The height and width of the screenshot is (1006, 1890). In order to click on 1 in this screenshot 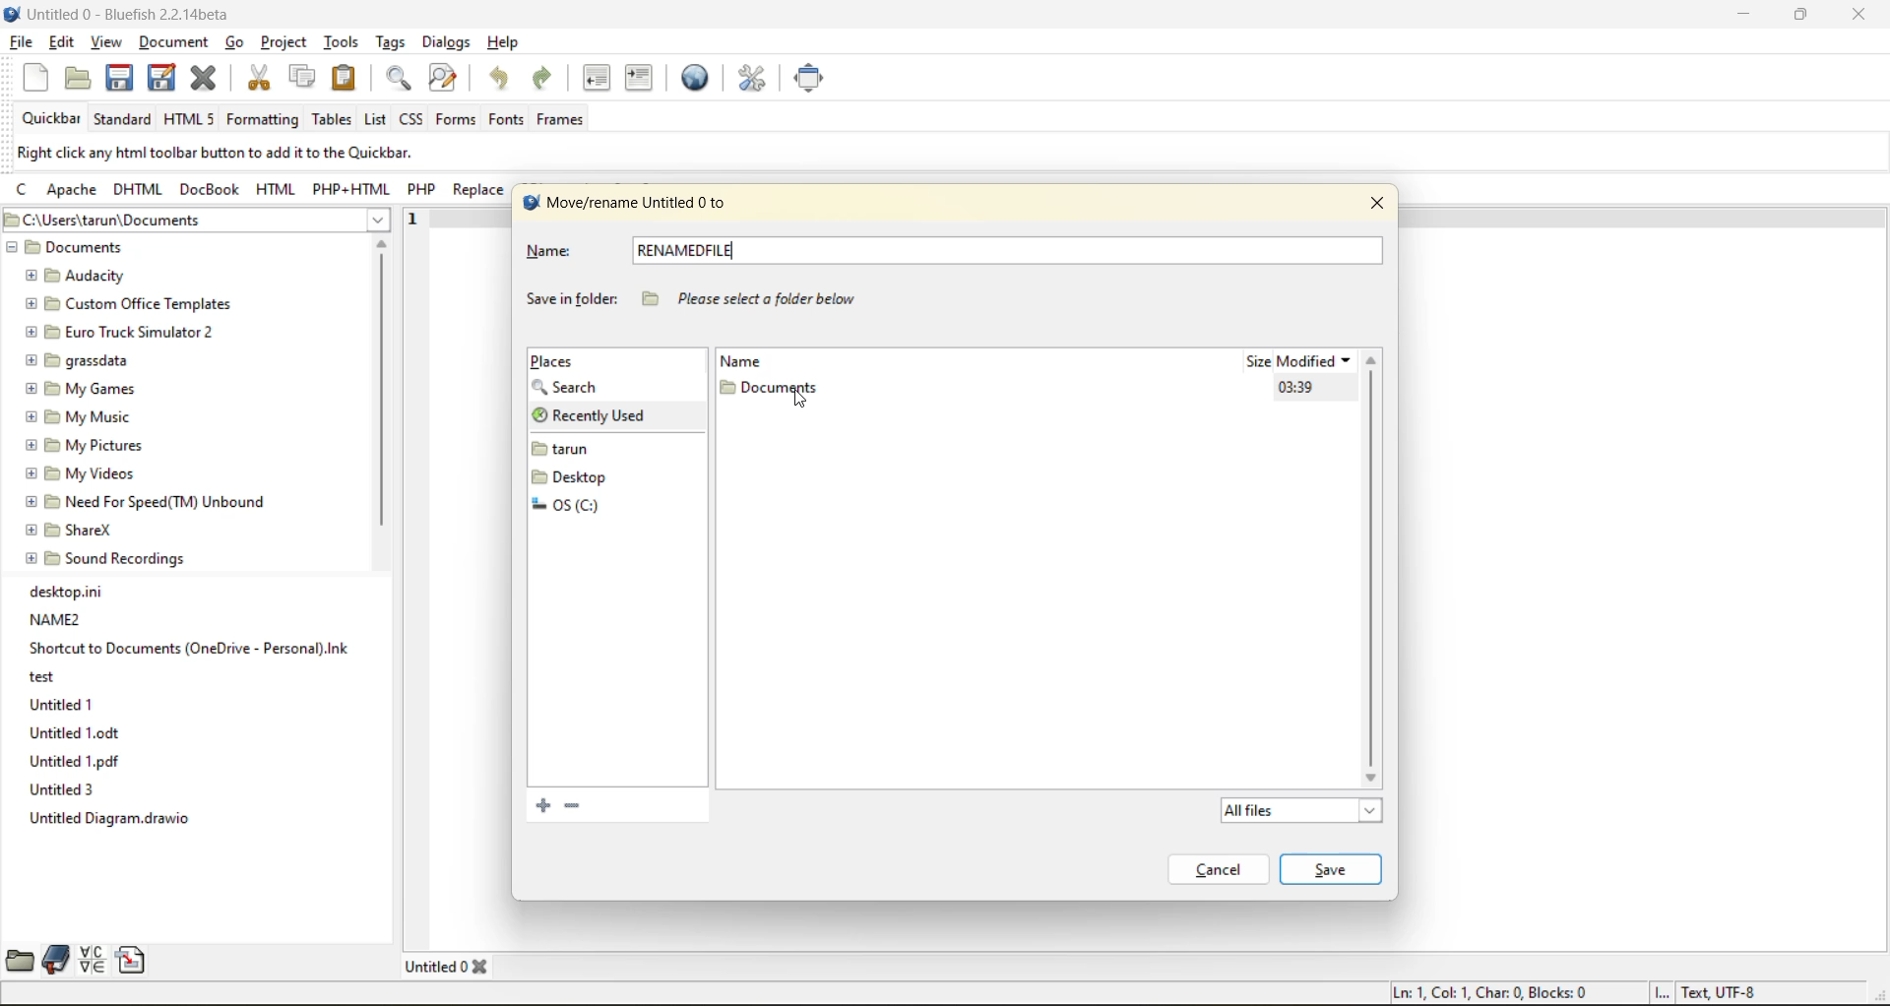, I will do `click(417, 222)`.